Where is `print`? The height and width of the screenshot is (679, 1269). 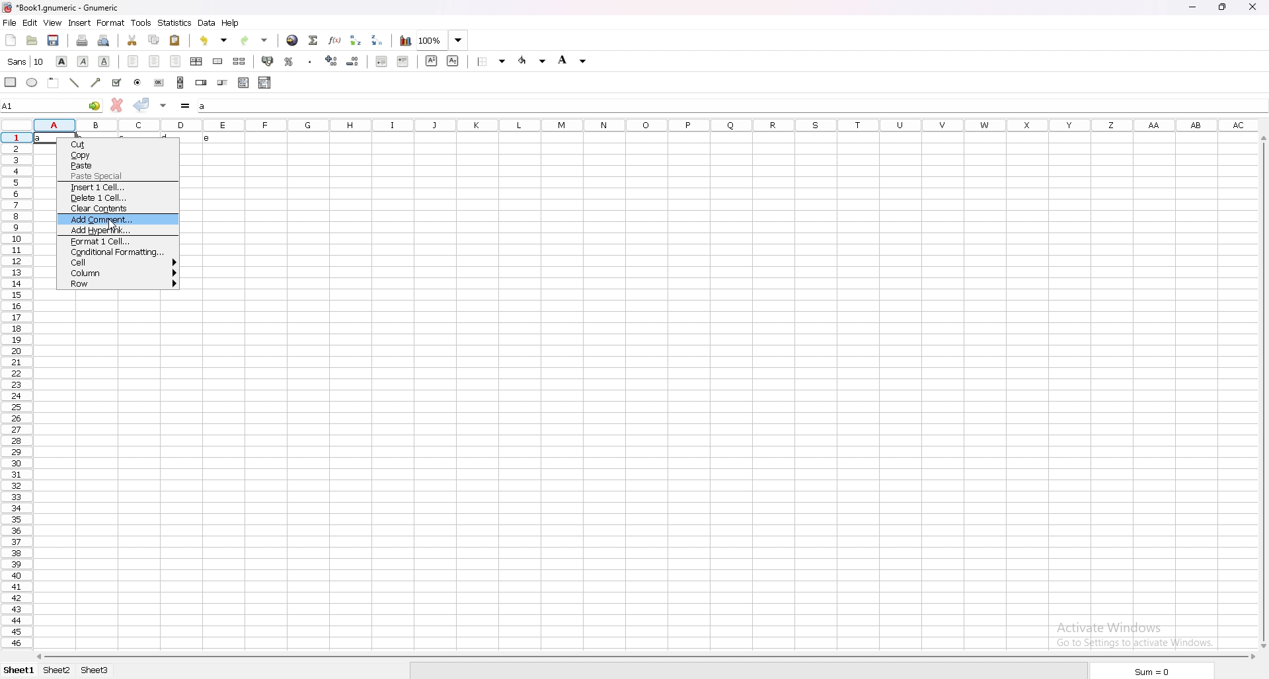 print is located at coordinates (82, 40).